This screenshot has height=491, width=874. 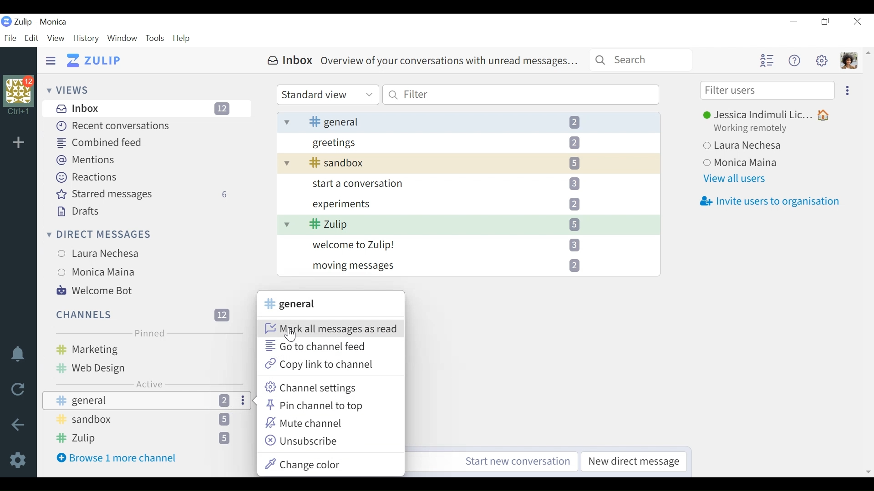 I want to click on Restore, so click(x=824, y=22).